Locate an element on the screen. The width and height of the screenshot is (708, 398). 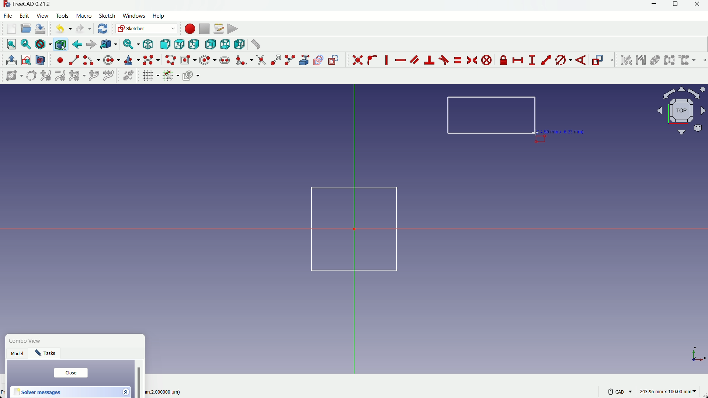
more settings is located at coordinates (620, 392).